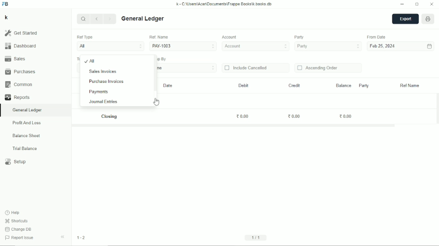 Image resolution: width=439 pixels, height=246 pixels. I want to click on Get started, so click(21, 33).